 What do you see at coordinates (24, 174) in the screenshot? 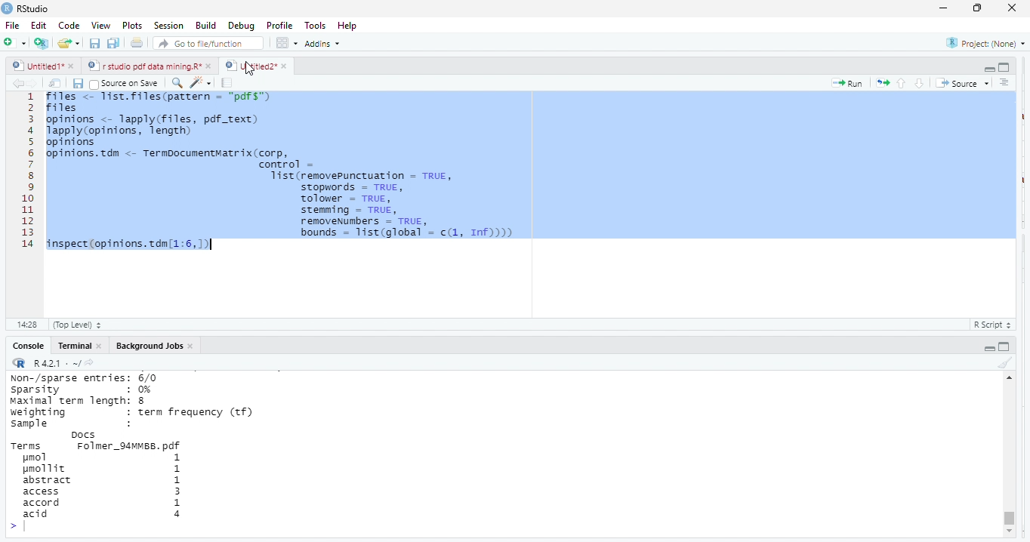
I see `+
2
3
a
5
6
7
3
9
10
11
12
13
14` at bounding box center [24, 174].